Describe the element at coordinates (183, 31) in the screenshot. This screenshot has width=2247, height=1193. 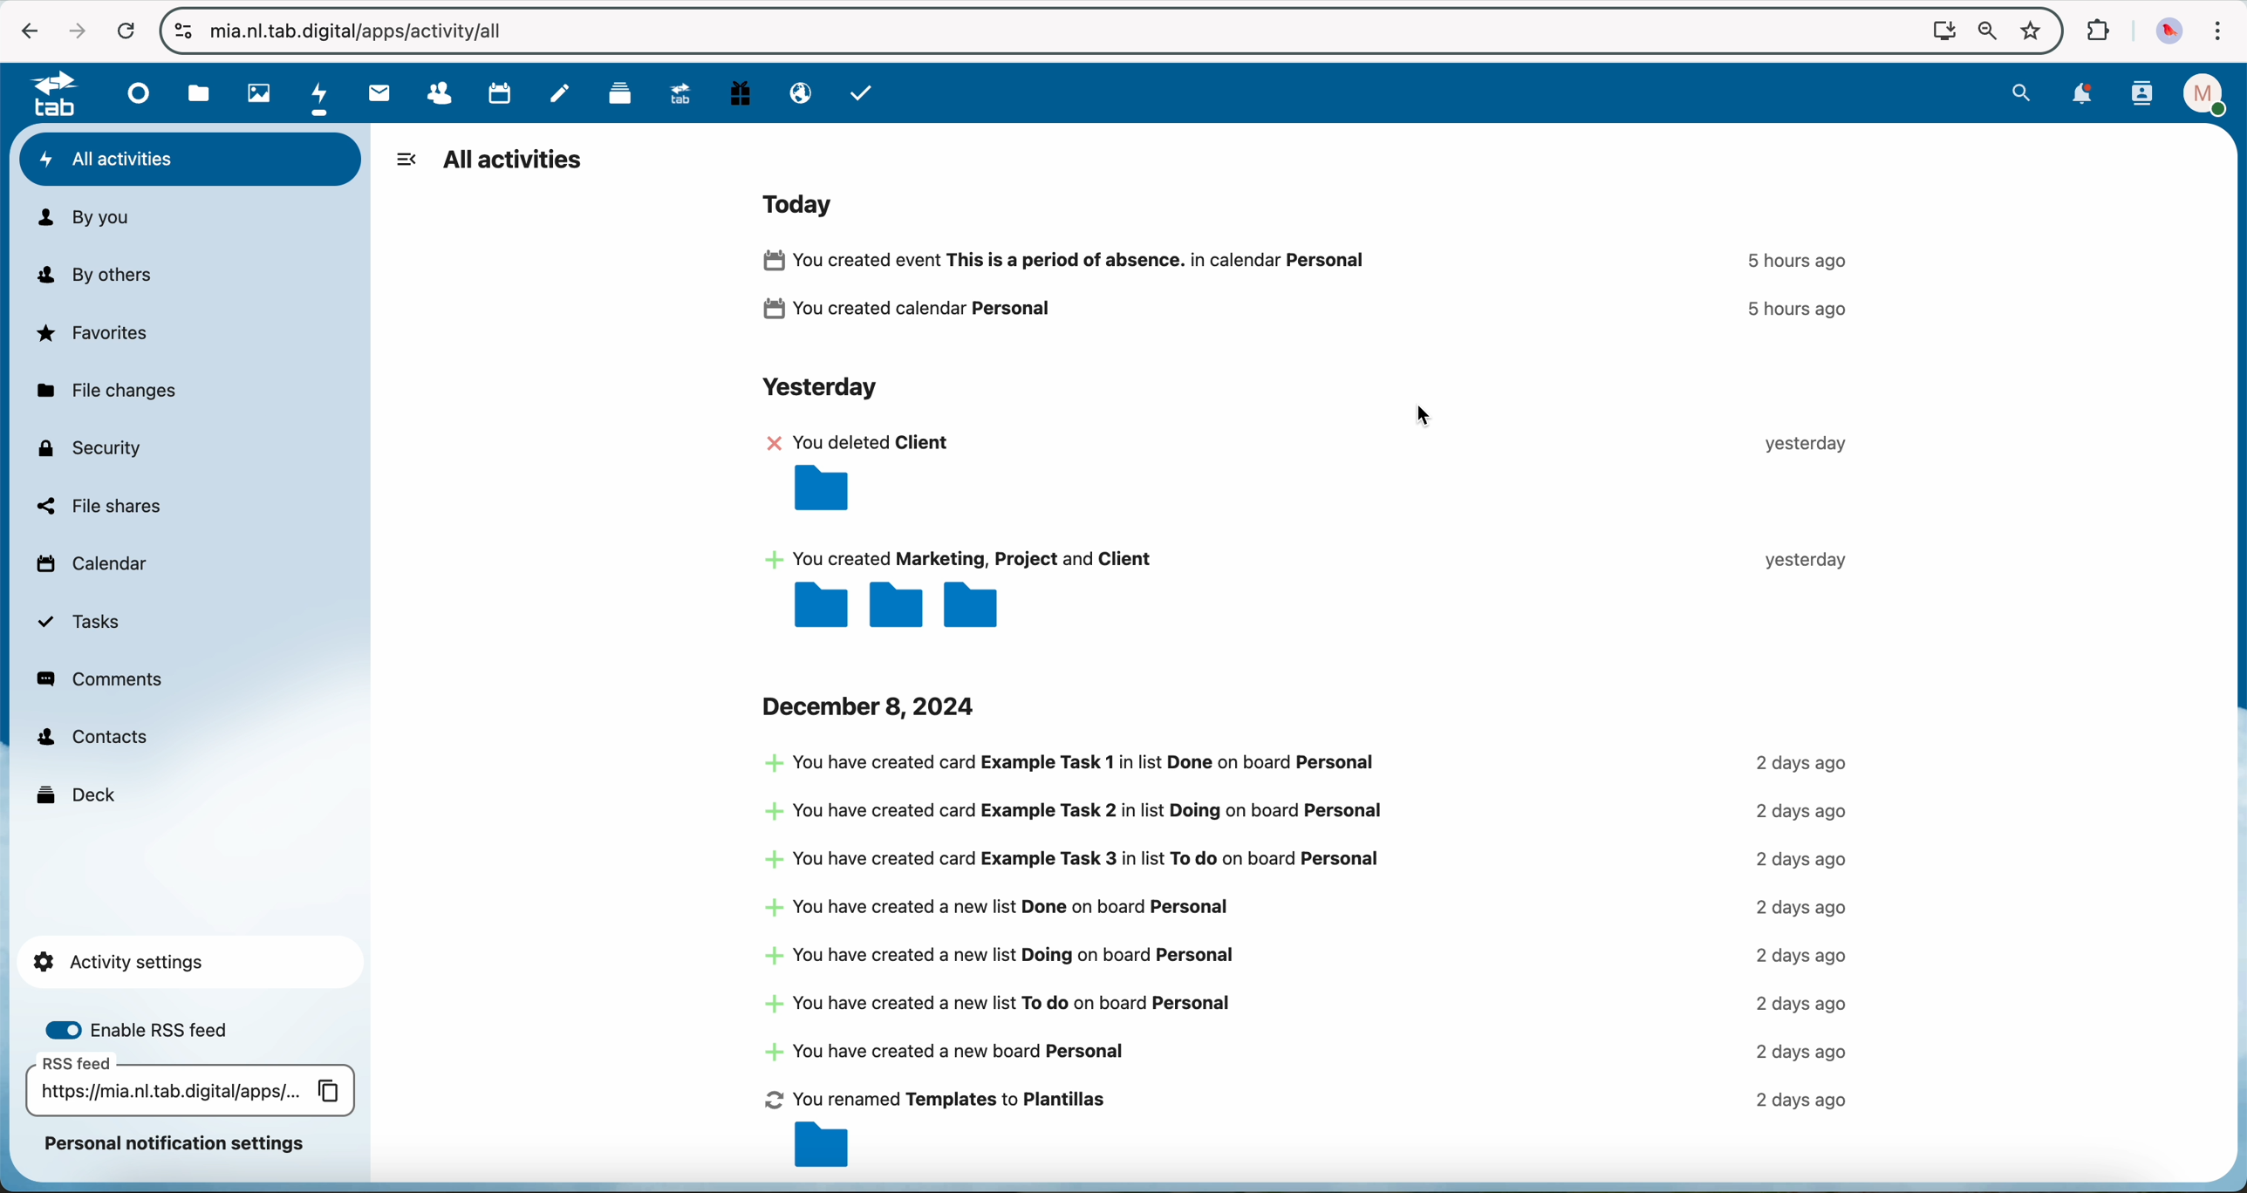
I see `controls` at that location.